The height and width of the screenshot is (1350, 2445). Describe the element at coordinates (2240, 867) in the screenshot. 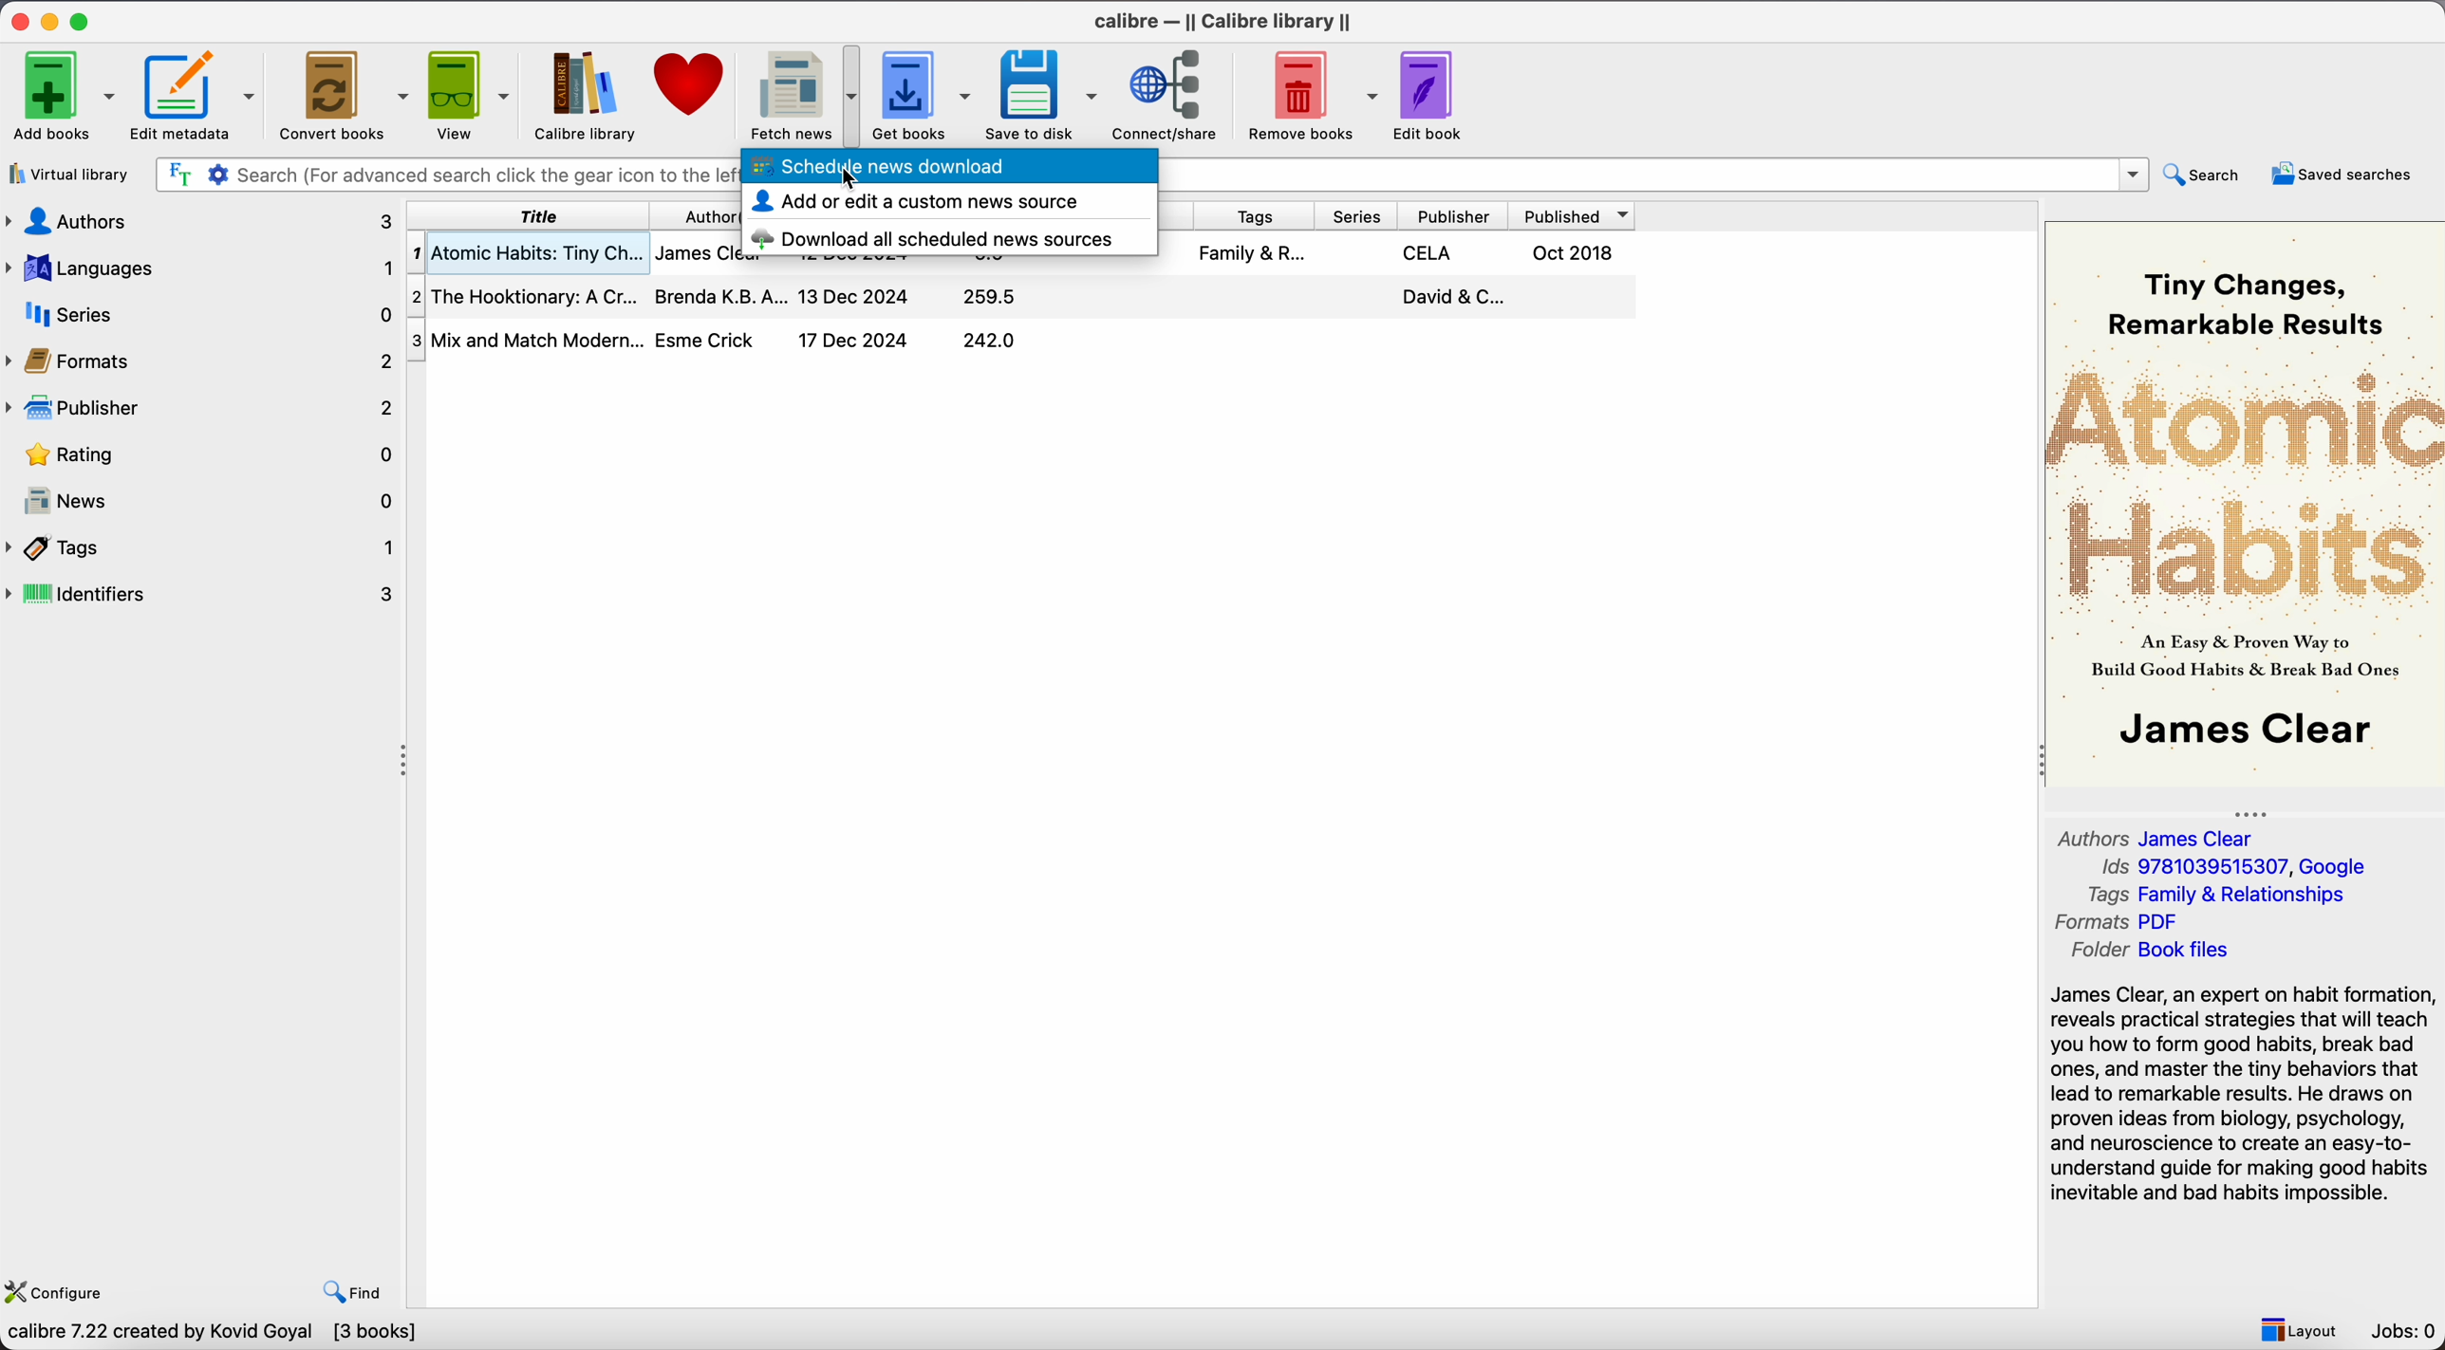

I see `Ids 9781039515307, Google` at that location.